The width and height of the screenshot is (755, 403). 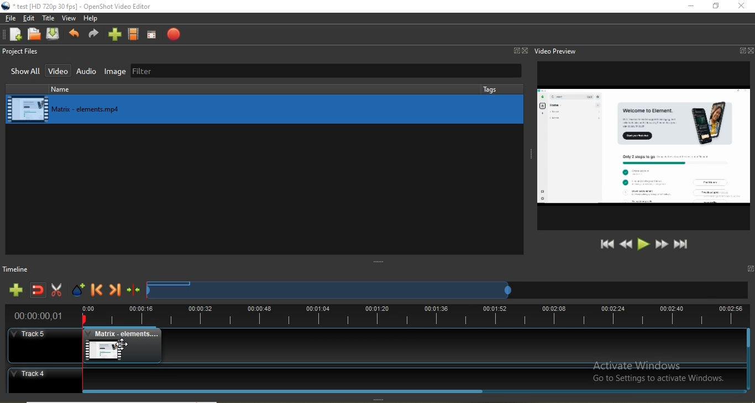 What do you see at coordinates (741, 7) in the screenshot?
I see `close` at bounding box center [741, 7].